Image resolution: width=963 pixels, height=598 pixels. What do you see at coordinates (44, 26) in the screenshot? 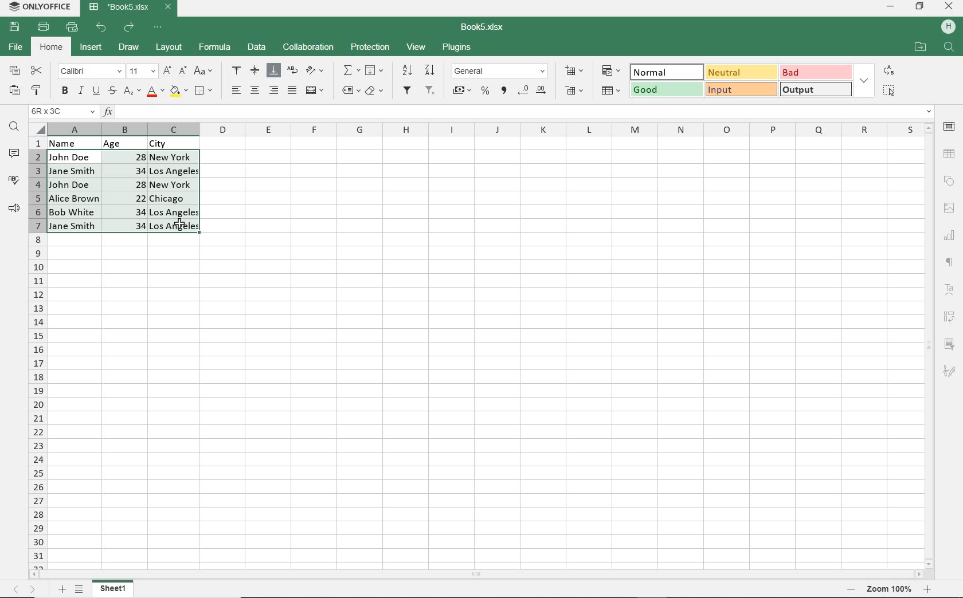
I see `PRINT` at bounding box center [44, 26].